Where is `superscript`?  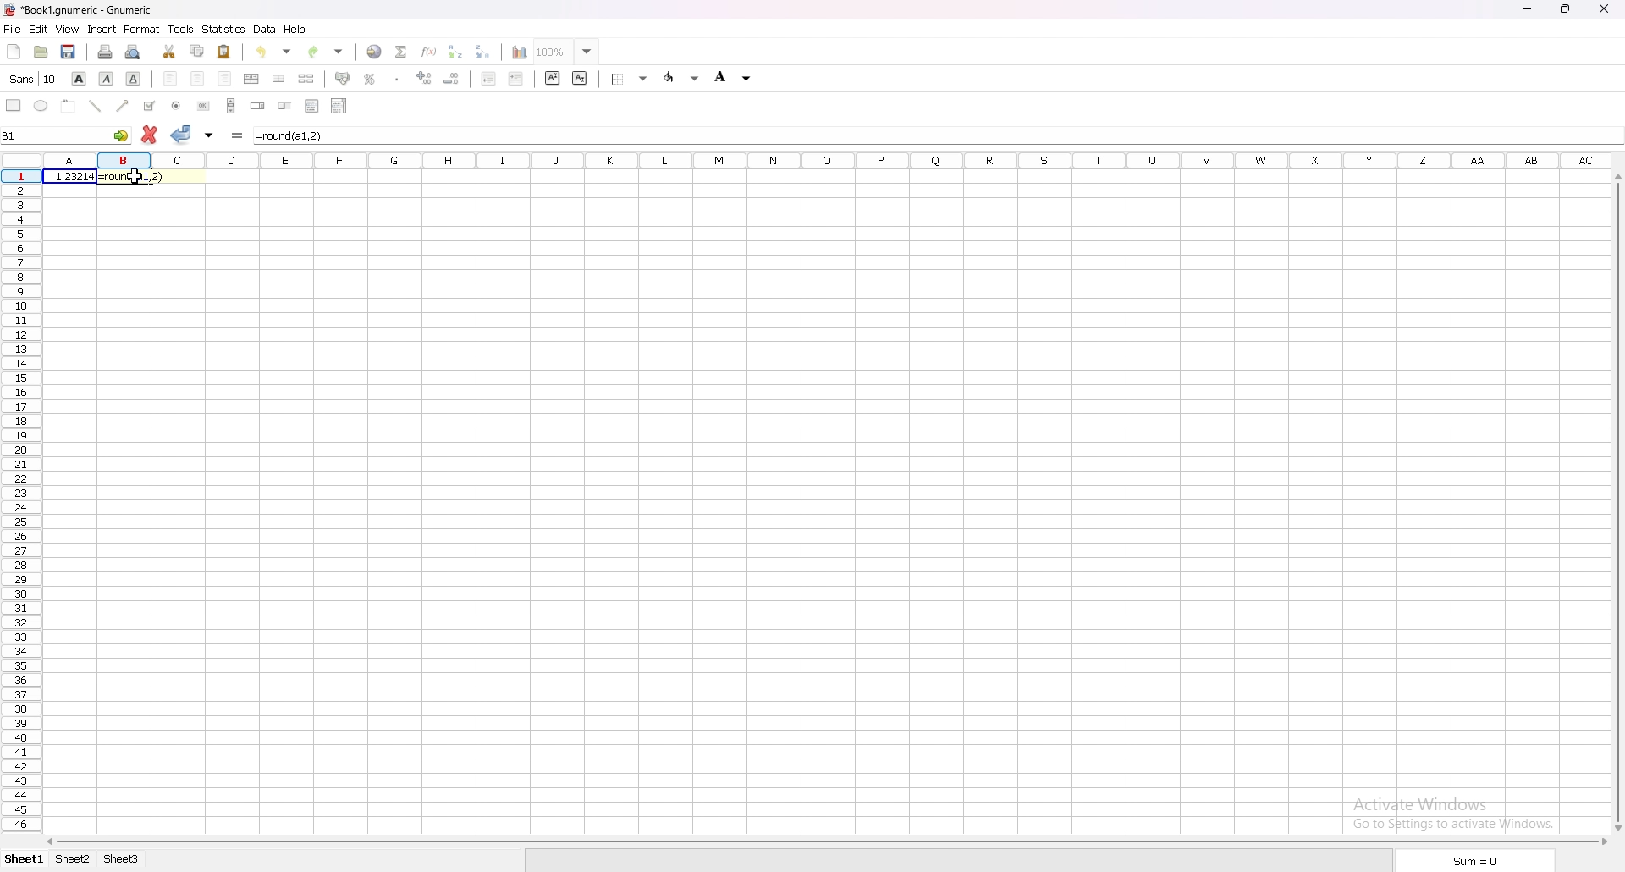
superscript is located at coordinates (554, 79).